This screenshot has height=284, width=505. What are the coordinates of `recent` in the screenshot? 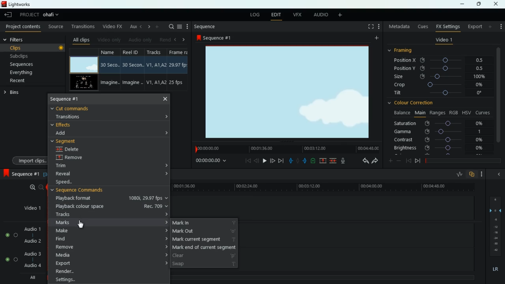 It's located at (19, 81).